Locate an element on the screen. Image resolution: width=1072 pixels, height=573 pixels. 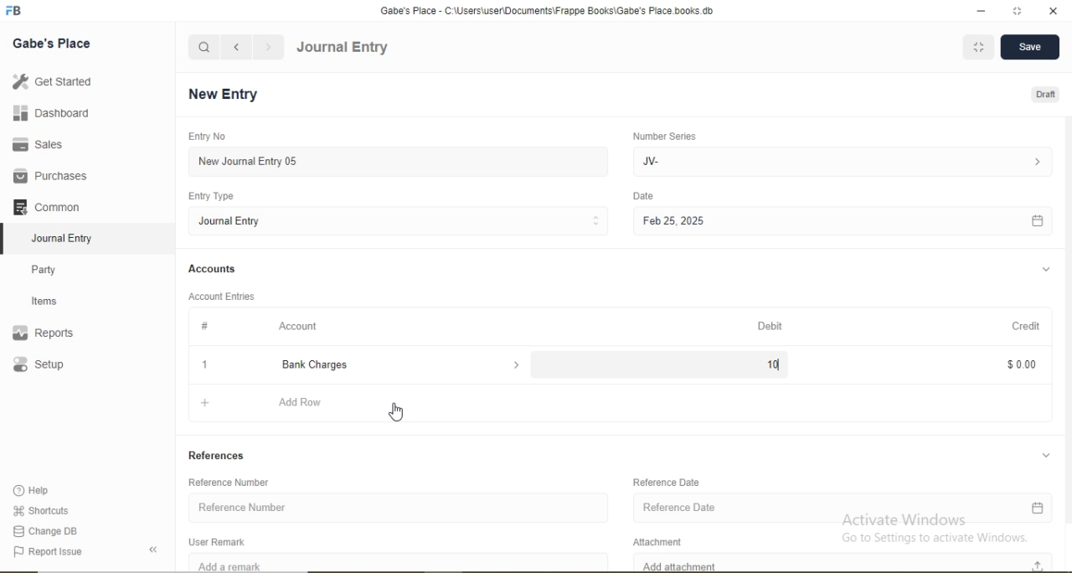
Sales is located at coordinates (45, 144).